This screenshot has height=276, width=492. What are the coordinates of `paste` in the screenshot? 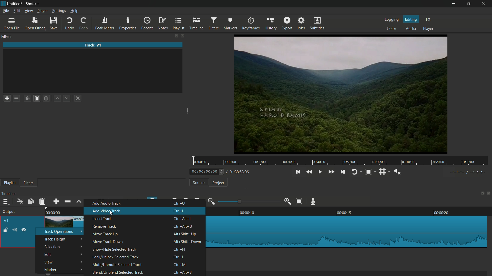 It's located at (42, 201).